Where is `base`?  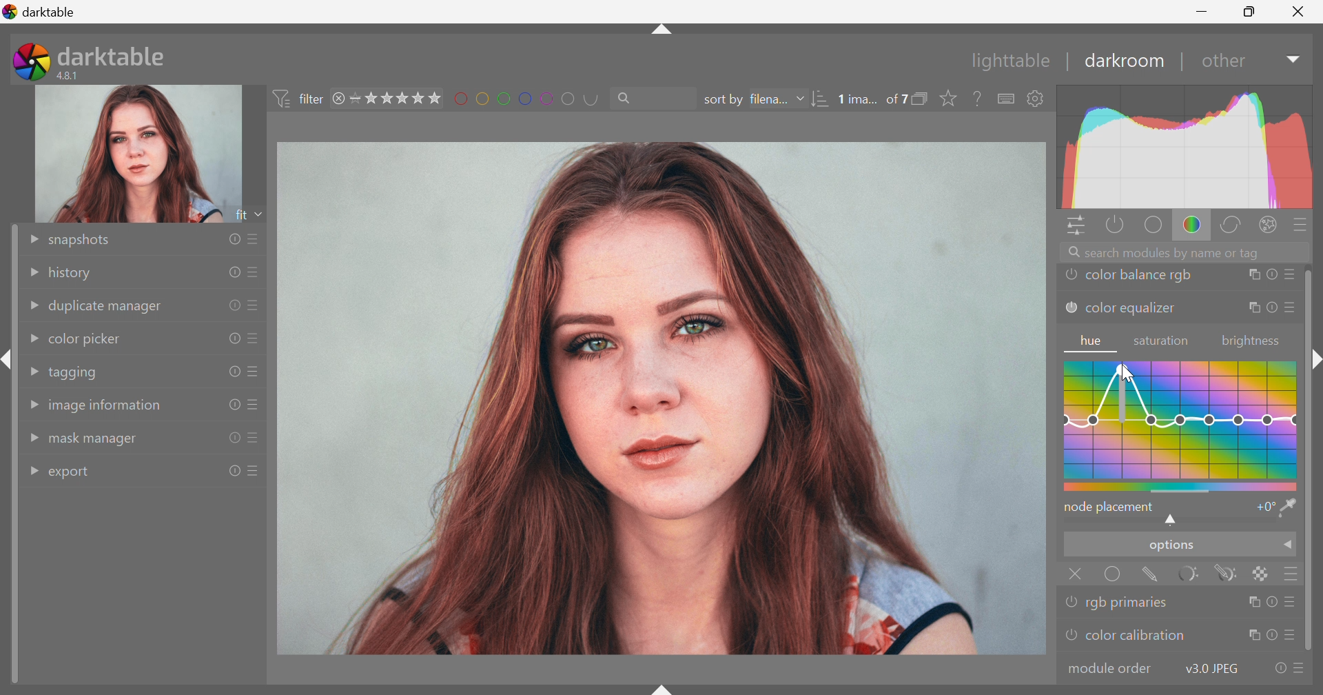 base is located at coordinates (1152, 225).